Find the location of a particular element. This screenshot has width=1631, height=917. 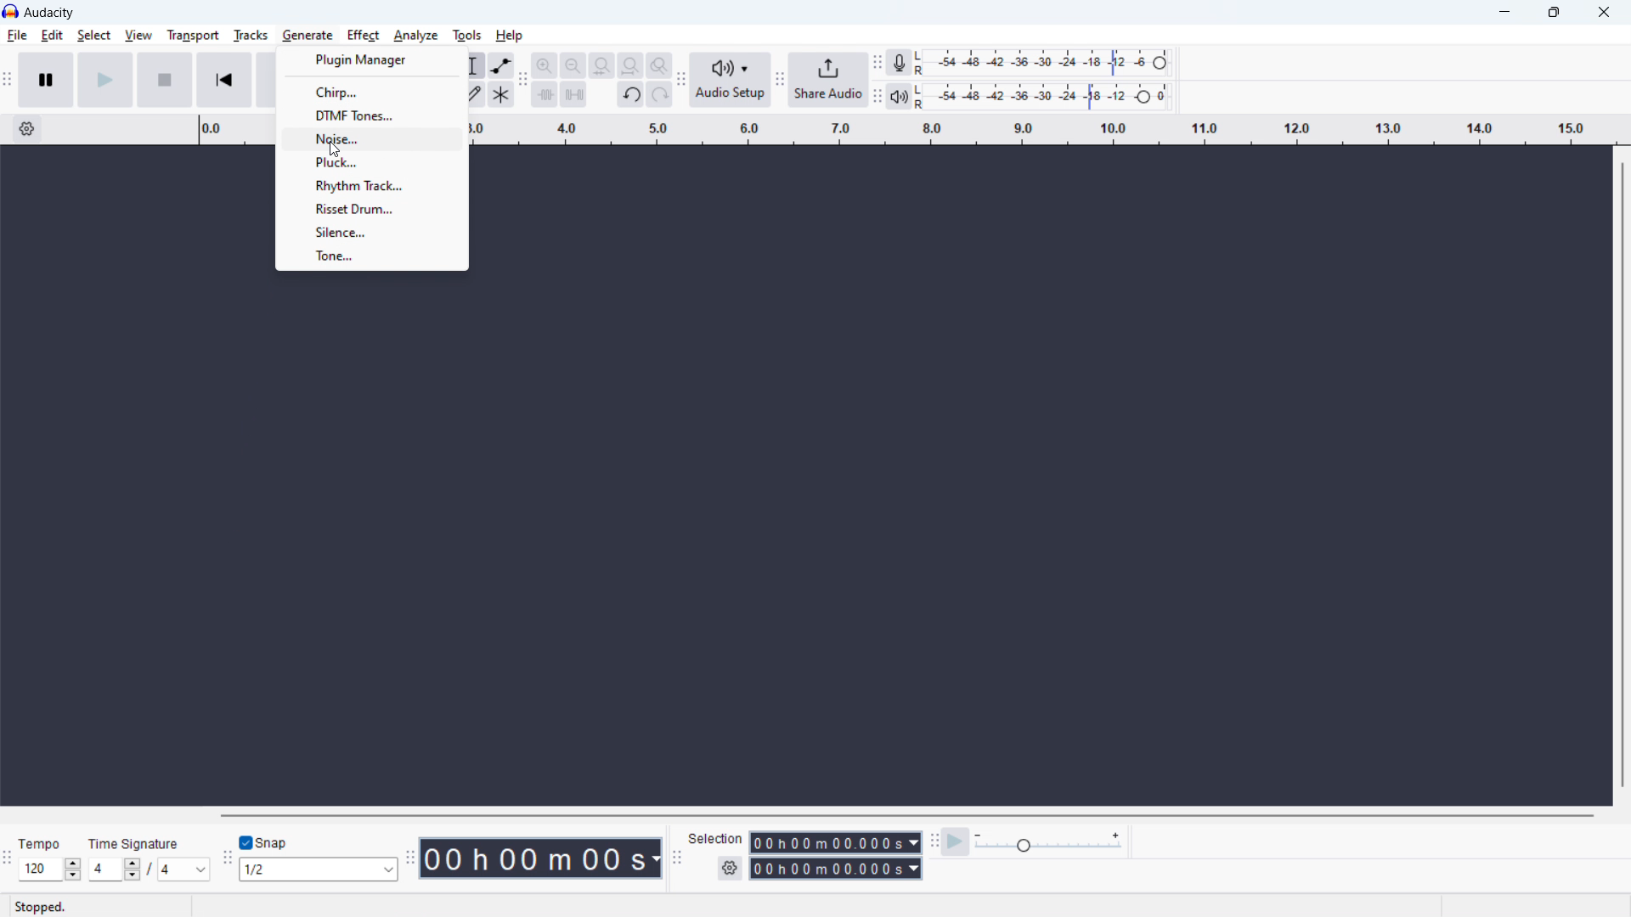

Selection is located at coordinates (717, 837).